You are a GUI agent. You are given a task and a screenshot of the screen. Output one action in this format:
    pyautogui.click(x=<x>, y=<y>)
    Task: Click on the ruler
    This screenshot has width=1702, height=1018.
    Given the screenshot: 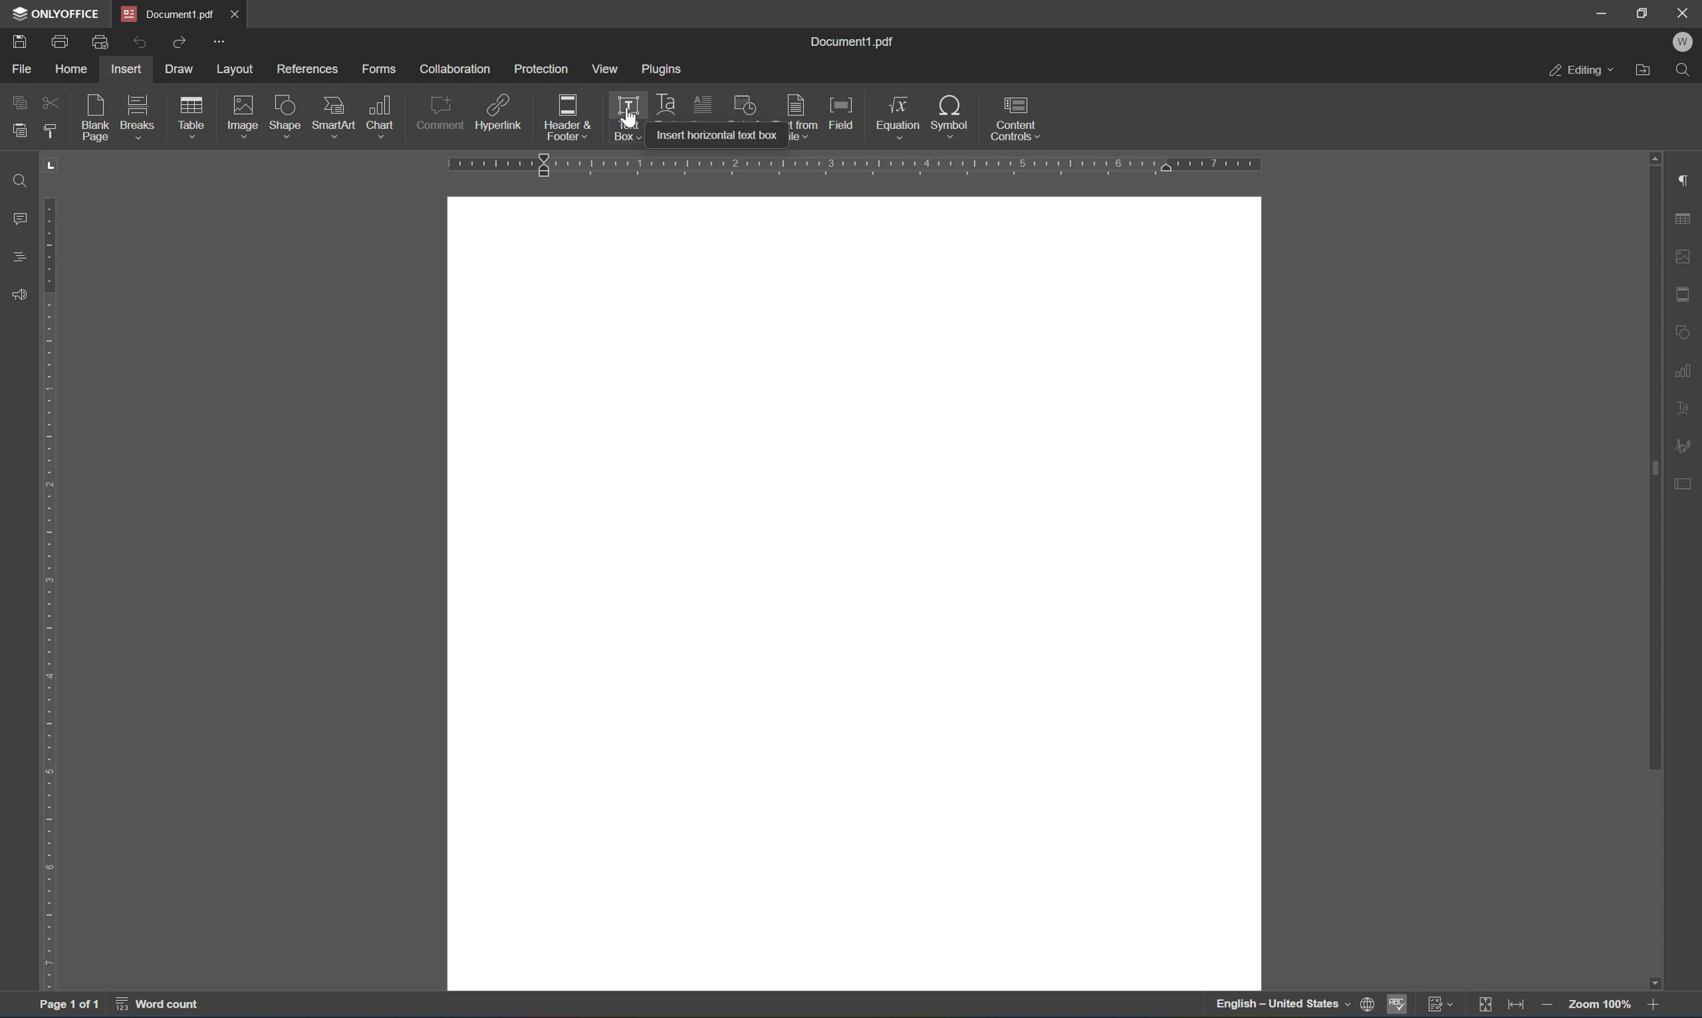 What is the action you would take?
    pyautogui.click(x=50, y=569)
    